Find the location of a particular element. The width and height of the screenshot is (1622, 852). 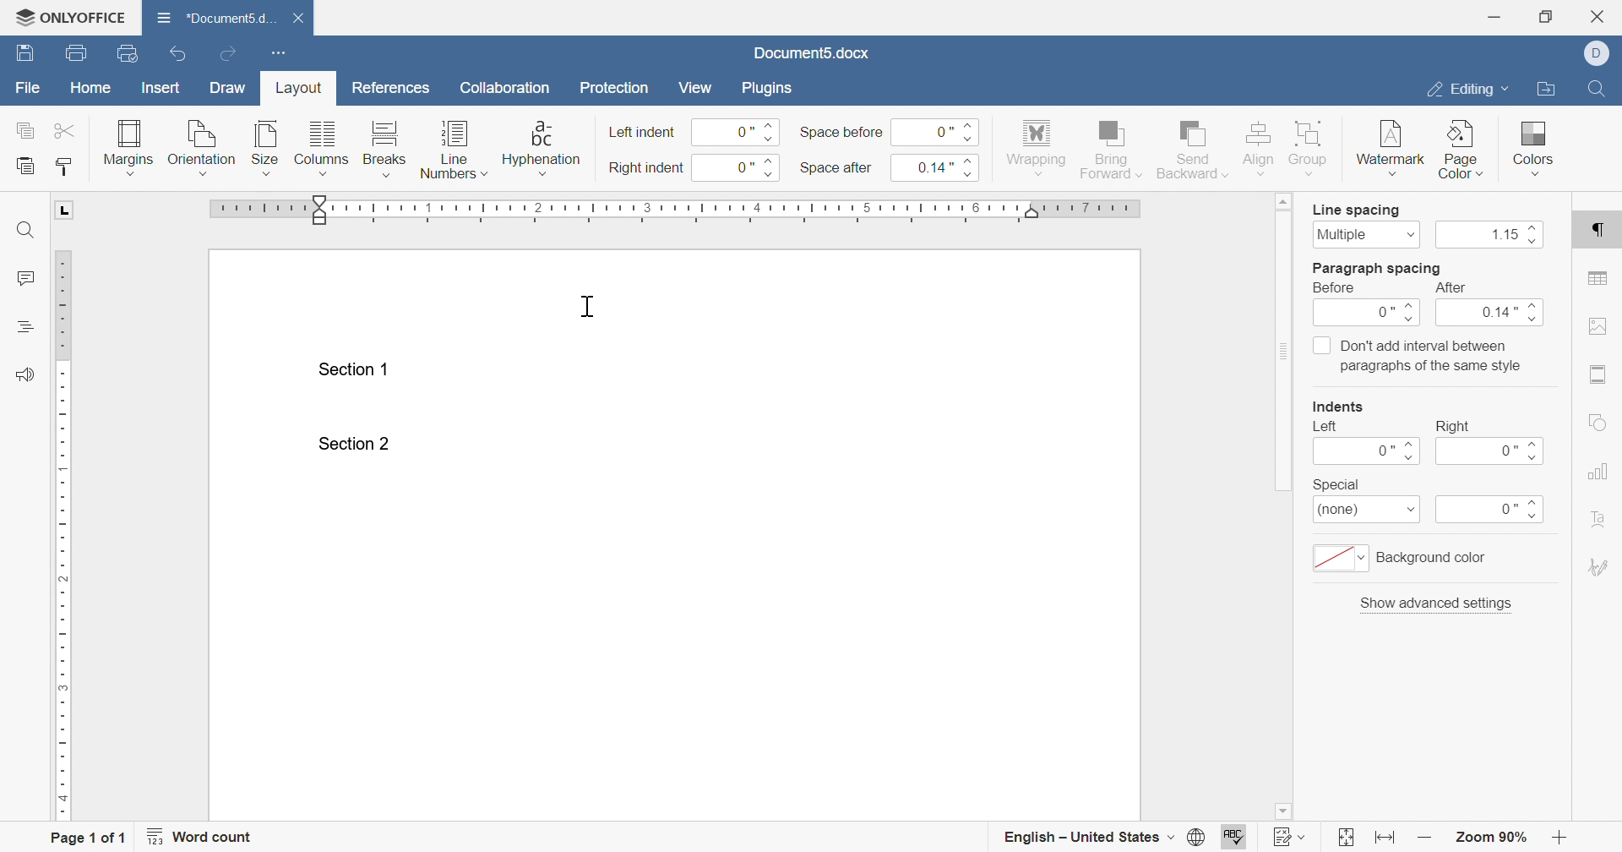

left is located at coordinates (1326, 427).